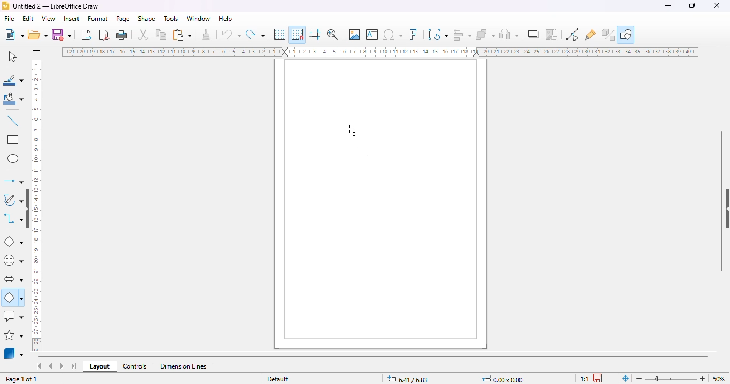  What do you see at coordinates (226, 20) in the screenshot?
I see `help` at bounding box center [226, 20].